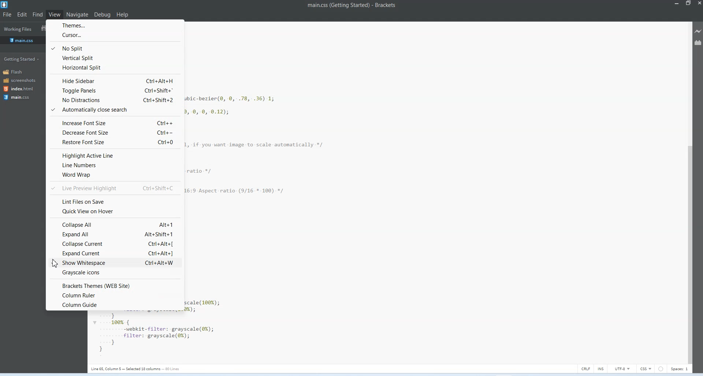  I want to click on CRLF, so click(586, 368).